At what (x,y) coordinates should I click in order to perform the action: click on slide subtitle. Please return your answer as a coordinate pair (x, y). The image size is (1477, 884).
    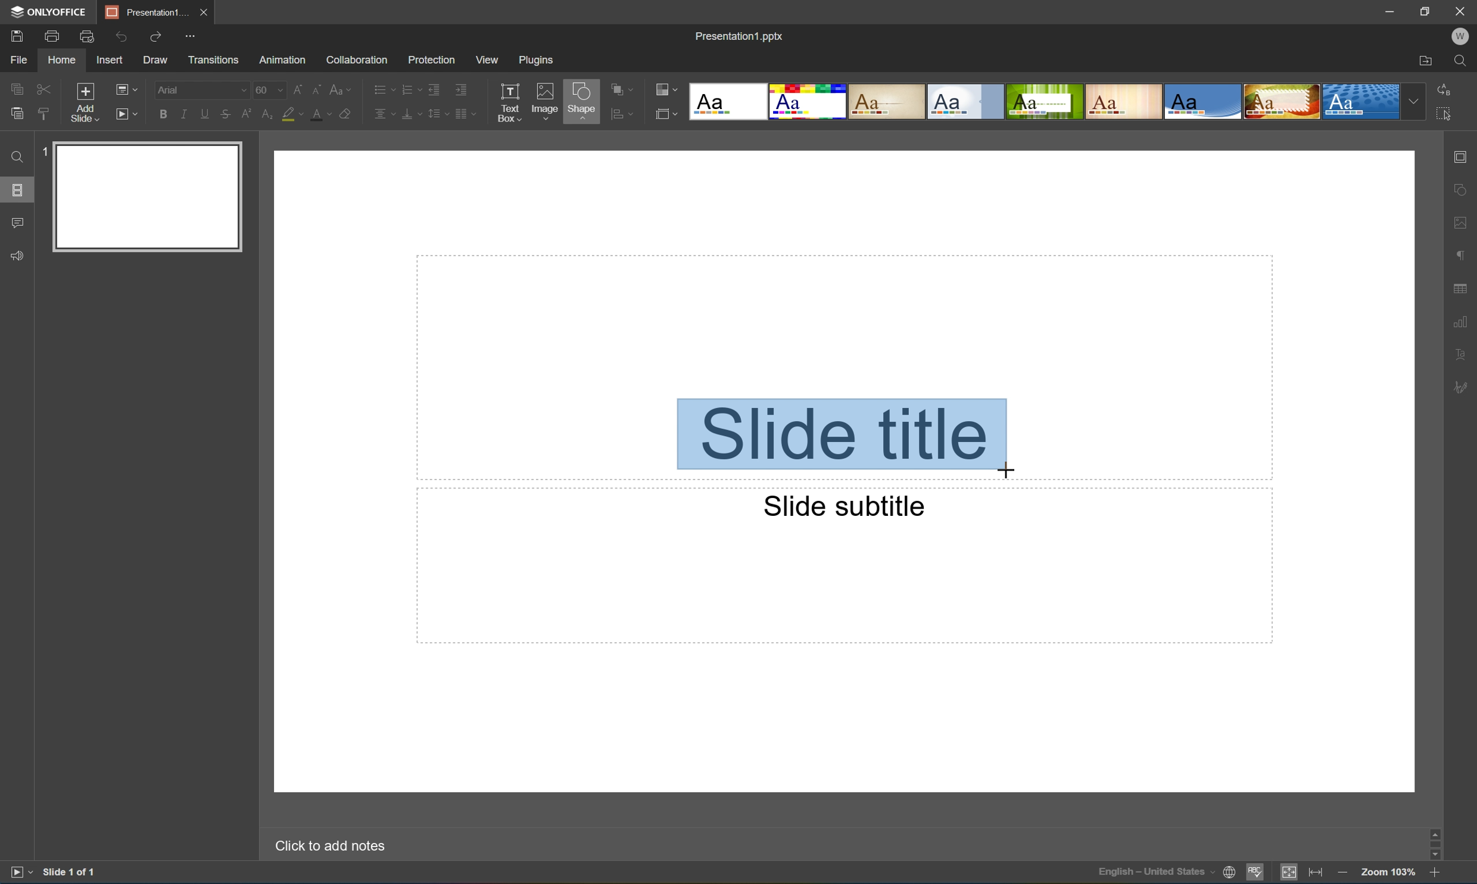
    Looking at the image, I should click on (837, 506).